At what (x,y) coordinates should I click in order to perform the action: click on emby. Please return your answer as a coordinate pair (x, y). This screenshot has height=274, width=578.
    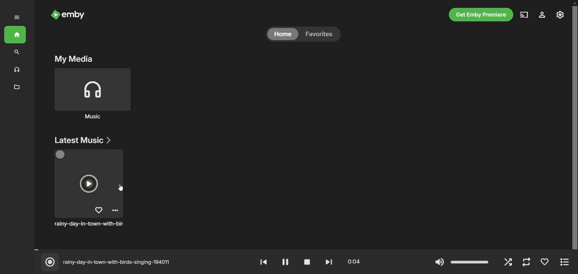
    Looking at the image, I should click on (76, 15).